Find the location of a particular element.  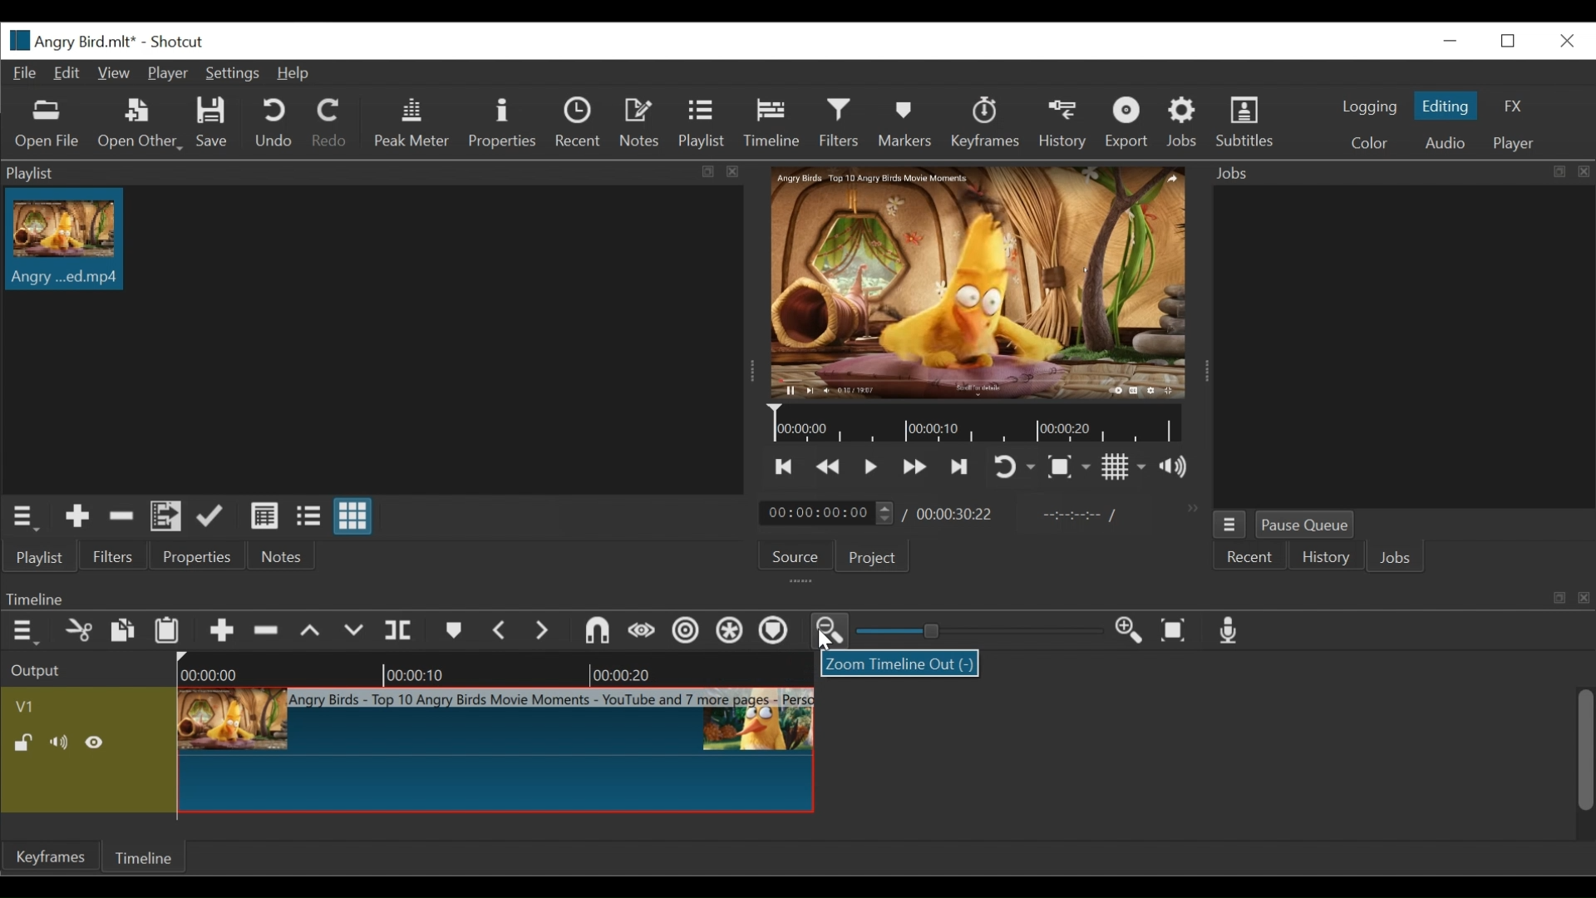

Vertical scroll bar is located at coordinates (1584, 749).